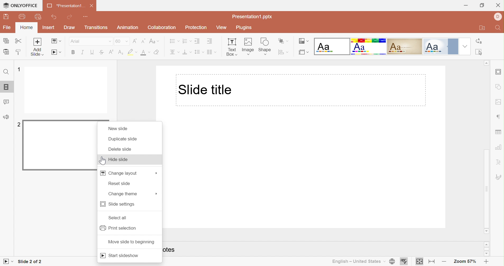 The height and width of the screenshot is (266, 504). What do you see at coordinates (69, 18) in the screenshot?
I see `Redo` at bounding box center [69, 18].